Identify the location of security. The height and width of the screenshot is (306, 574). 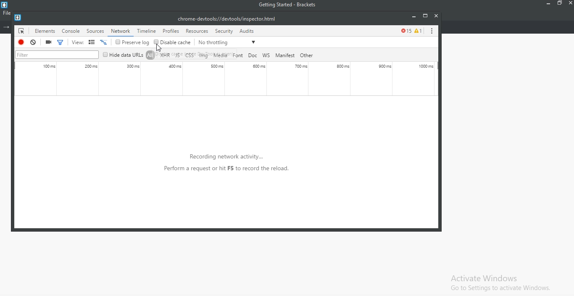
(223, 32).